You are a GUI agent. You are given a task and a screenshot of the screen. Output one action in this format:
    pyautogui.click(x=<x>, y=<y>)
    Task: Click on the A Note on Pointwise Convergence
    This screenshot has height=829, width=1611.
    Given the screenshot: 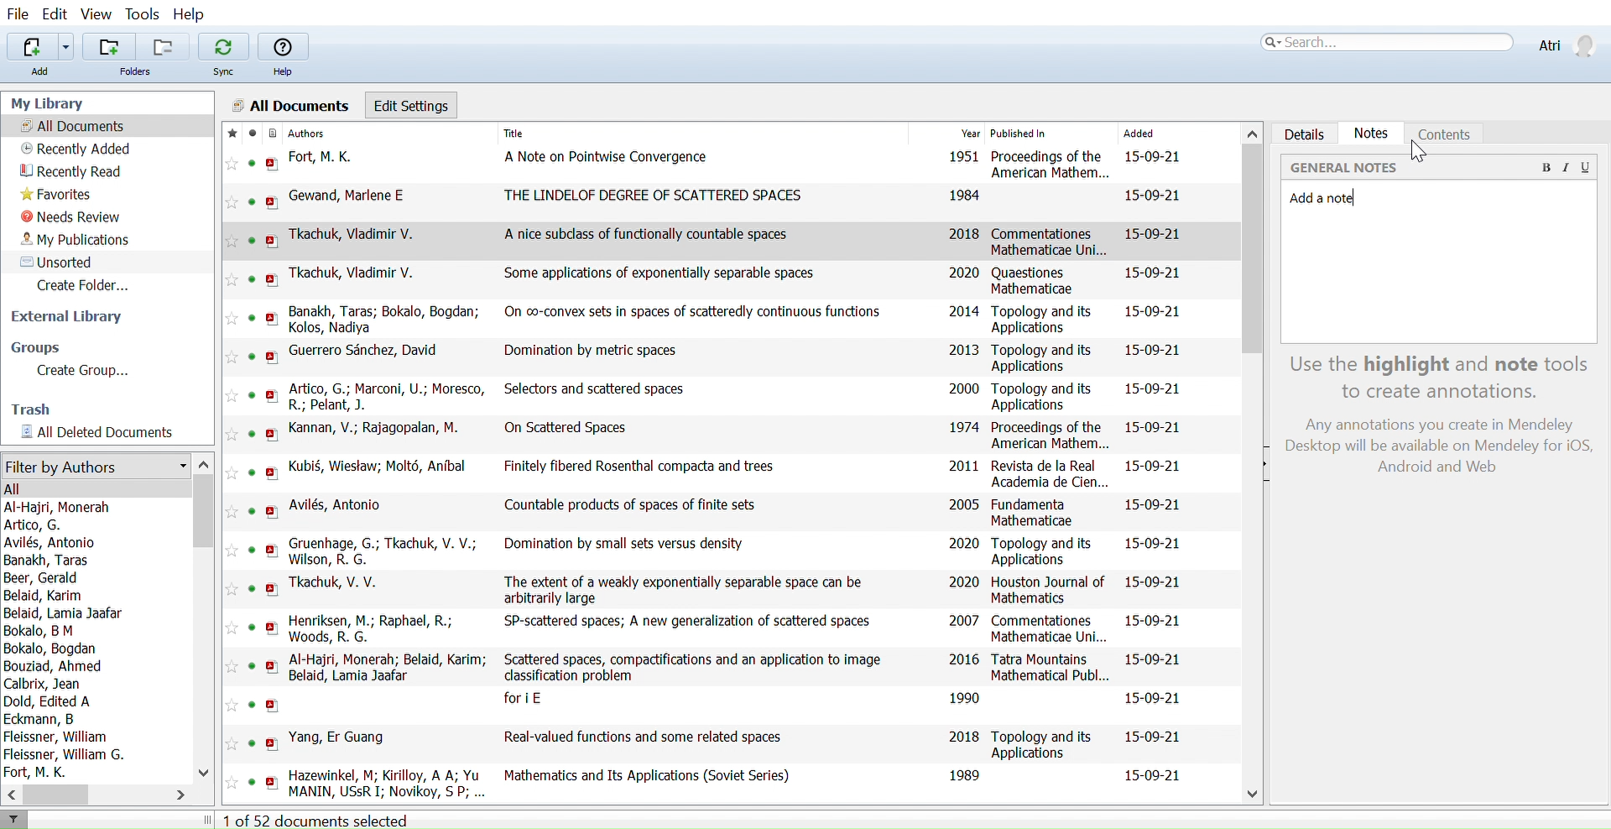 What is the action you would take?
    pyautogui.click(x=607, y=159)
    